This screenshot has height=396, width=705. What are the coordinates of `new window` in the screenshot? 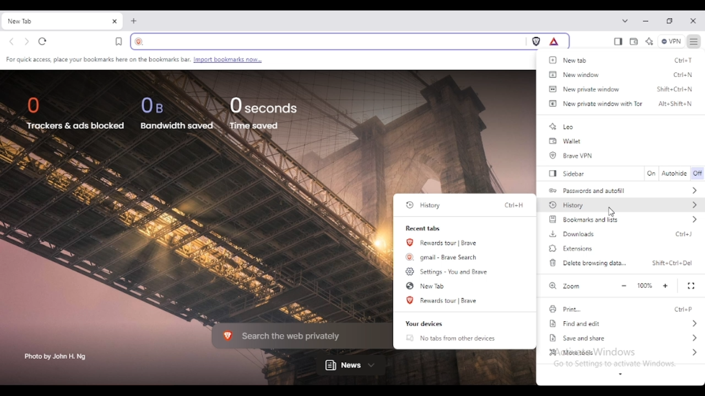 It's located at (573, 74).